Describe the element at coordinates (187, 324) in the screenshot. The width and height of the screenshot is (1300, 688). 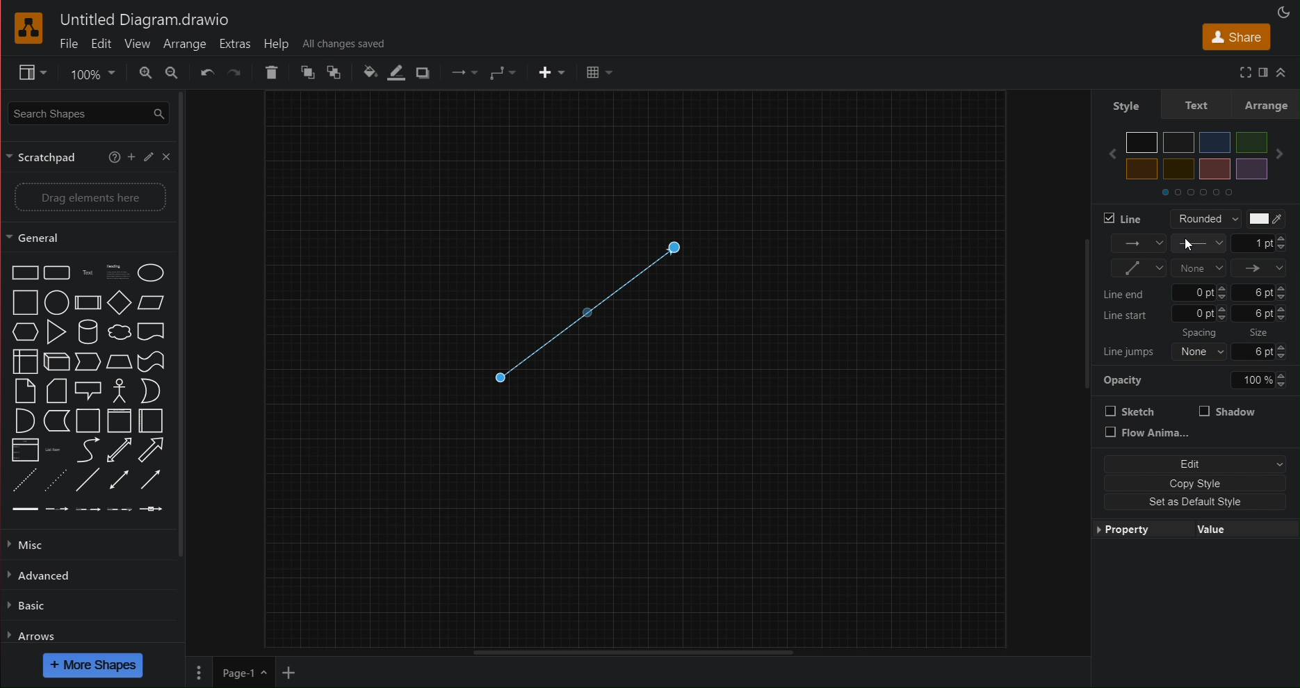
I see `scrollbar` at that location.